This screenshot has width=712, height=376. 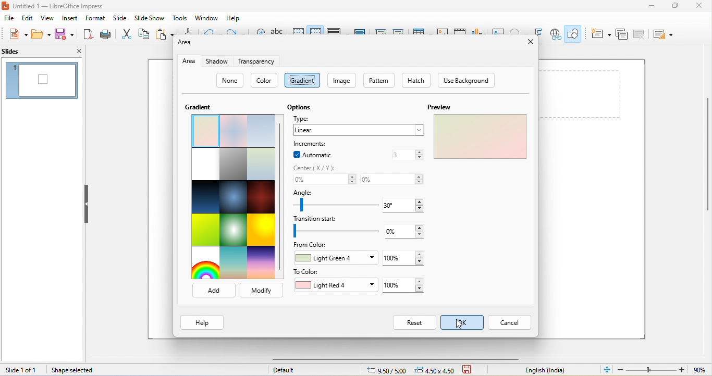 What do you see at coordinates (288, 370) in the screenshot?
I see `default` at bounding box center [288, 370].